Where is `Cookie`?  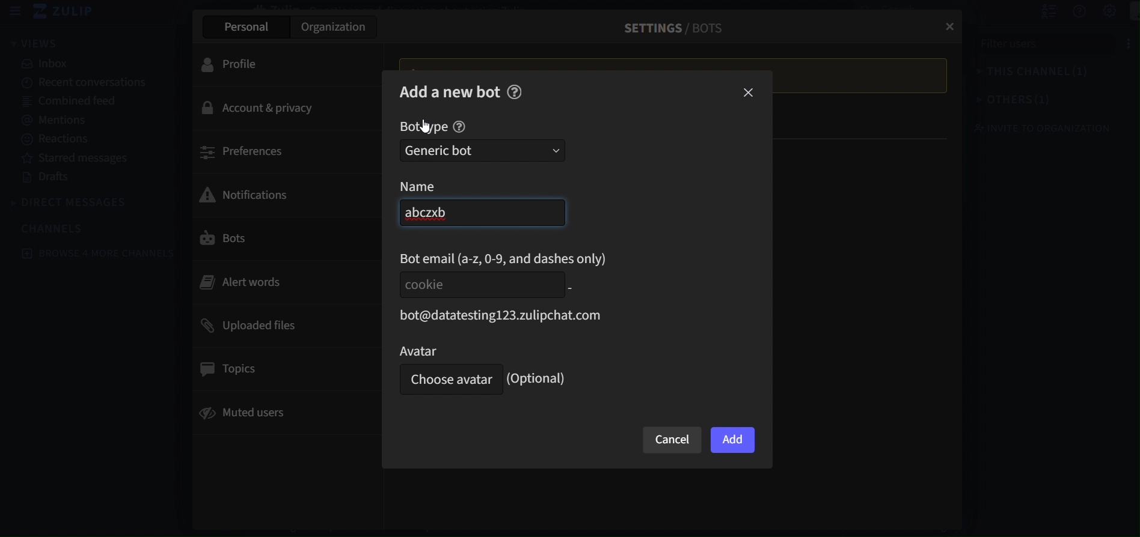
Cookie is located at coordinates (479, 284).